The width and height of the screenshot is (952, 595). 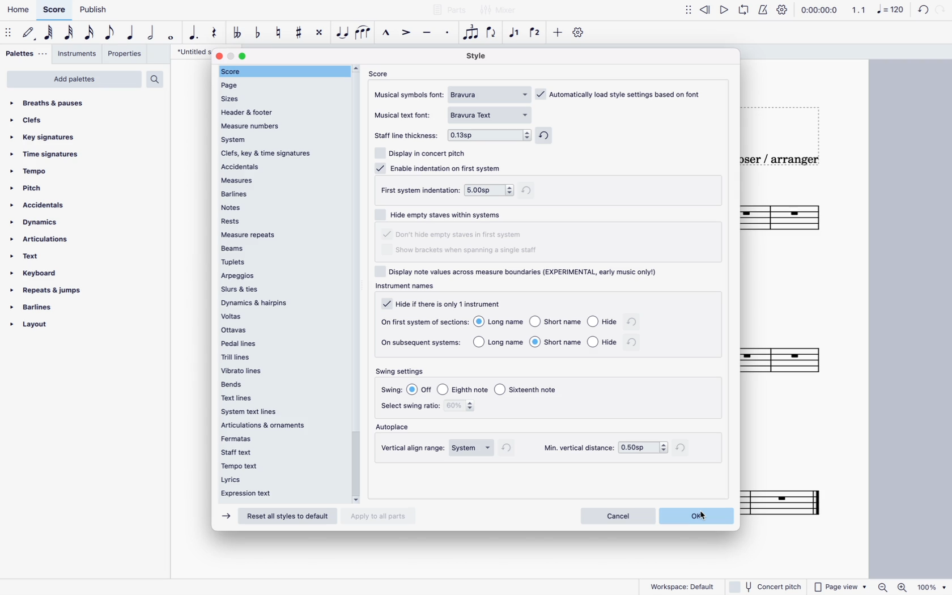 I want to click on breaths & pauses, so click(x=53, y=101).